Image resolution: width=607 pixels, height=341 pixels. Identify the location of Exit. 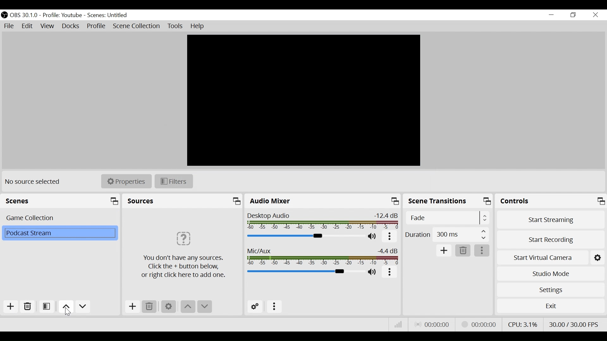
(551, 306).